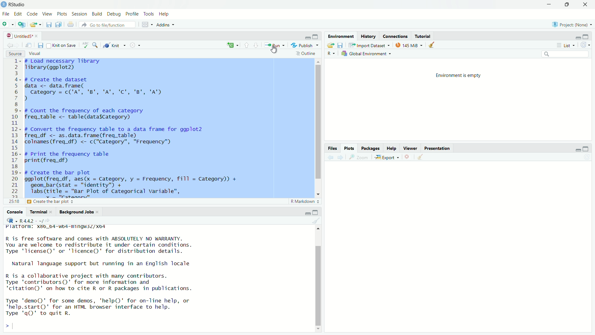  I want to click on sessions, so click(79, 14).